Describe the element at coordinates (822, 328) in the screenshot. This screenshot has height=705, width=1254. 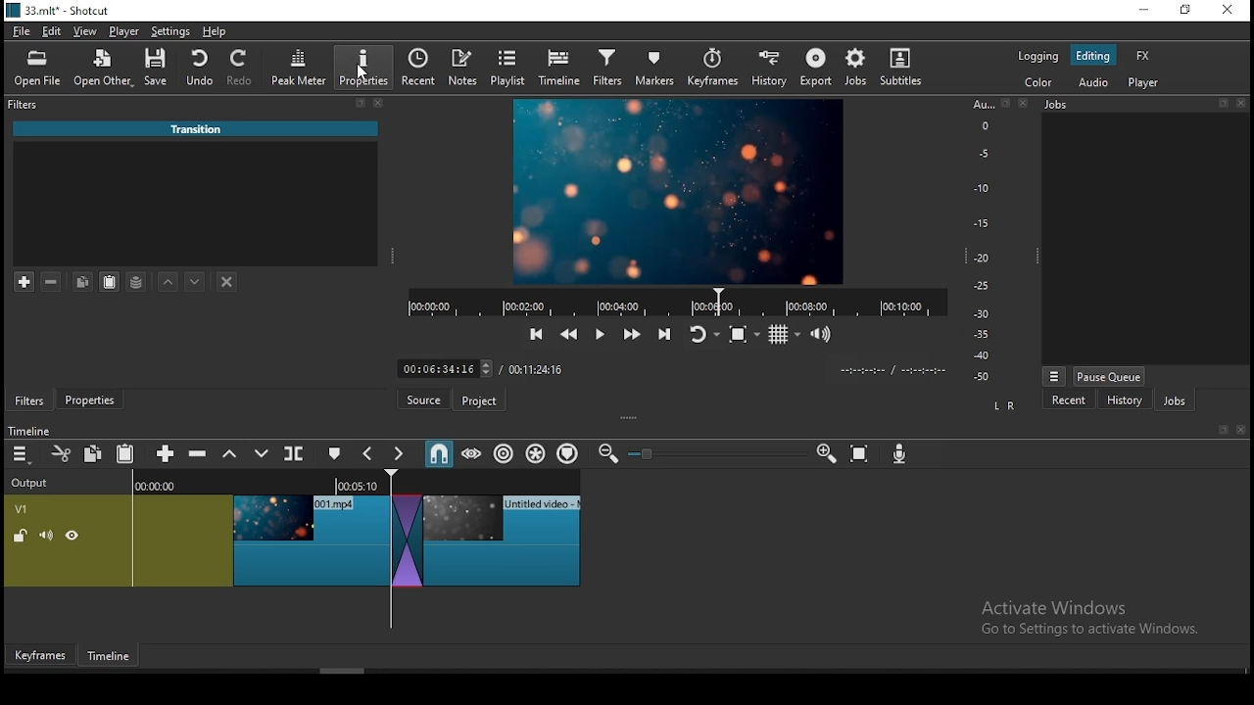
I see `show video volume control` at that location.